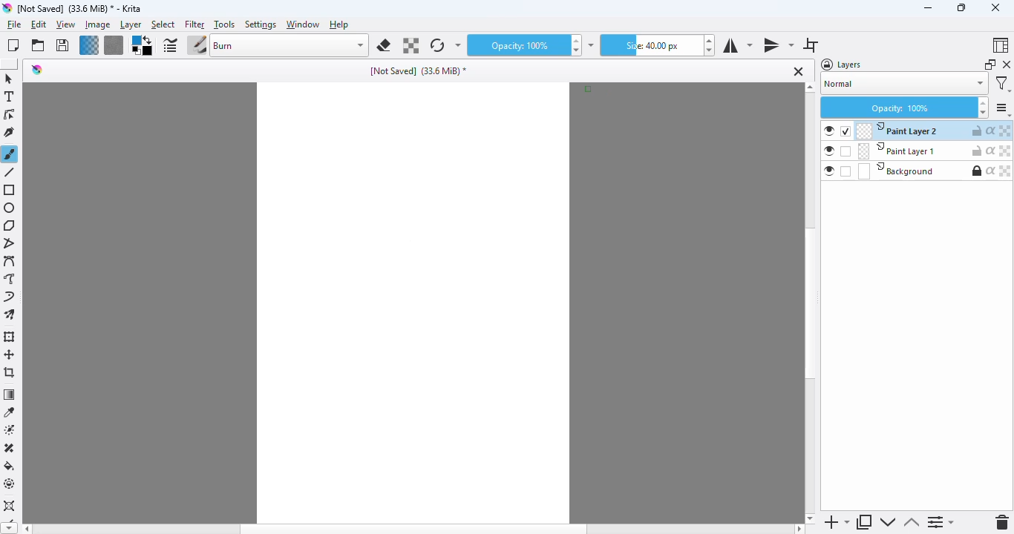 The height and width of the screenshot is (534, 1014). Describe the element at coordinates (904, 85) in the screenshot. I see `blending mode` at that location.